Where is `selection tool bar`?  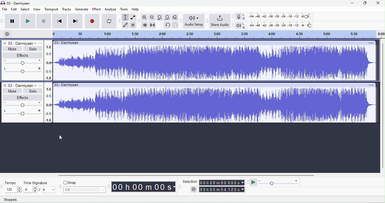
selection tool bar is located at coordinates (180, 186).